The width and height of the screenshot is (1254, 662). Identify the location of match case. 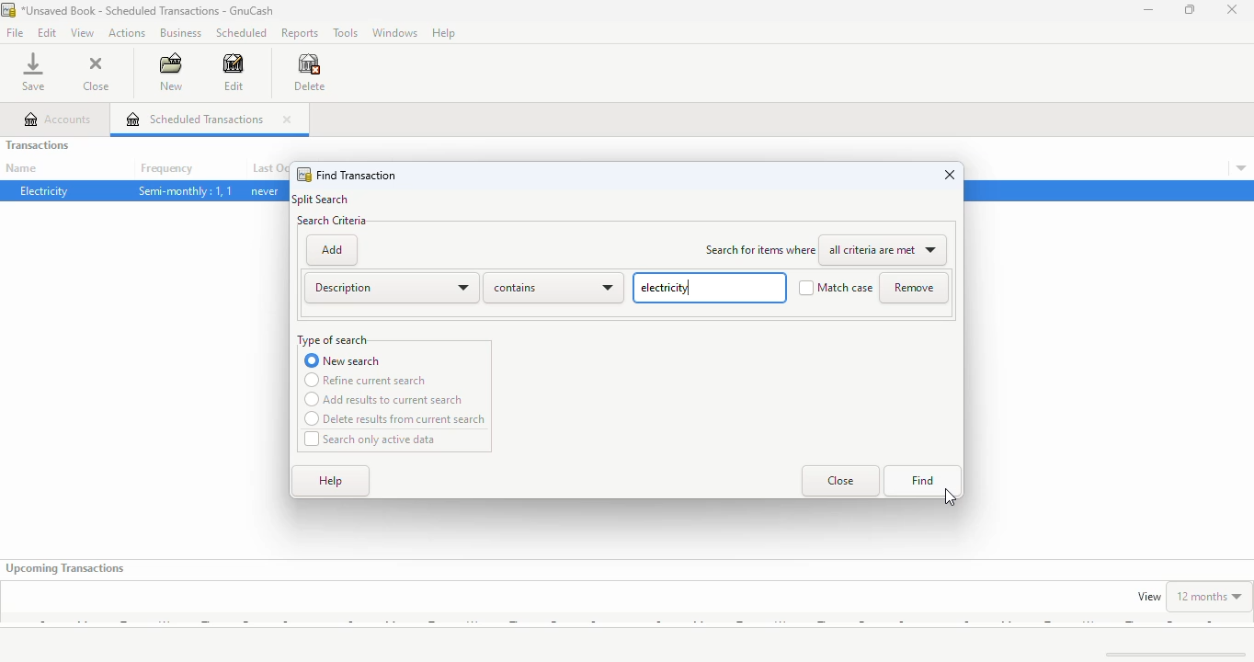
(836, 288).